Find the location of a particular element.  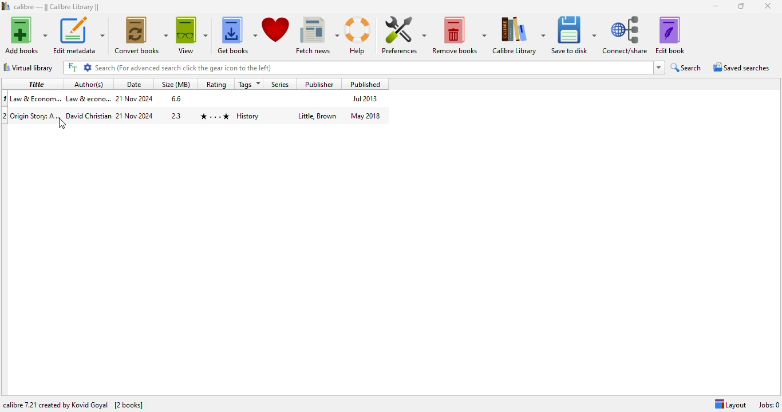

2 is located at coordinates (5, 117).